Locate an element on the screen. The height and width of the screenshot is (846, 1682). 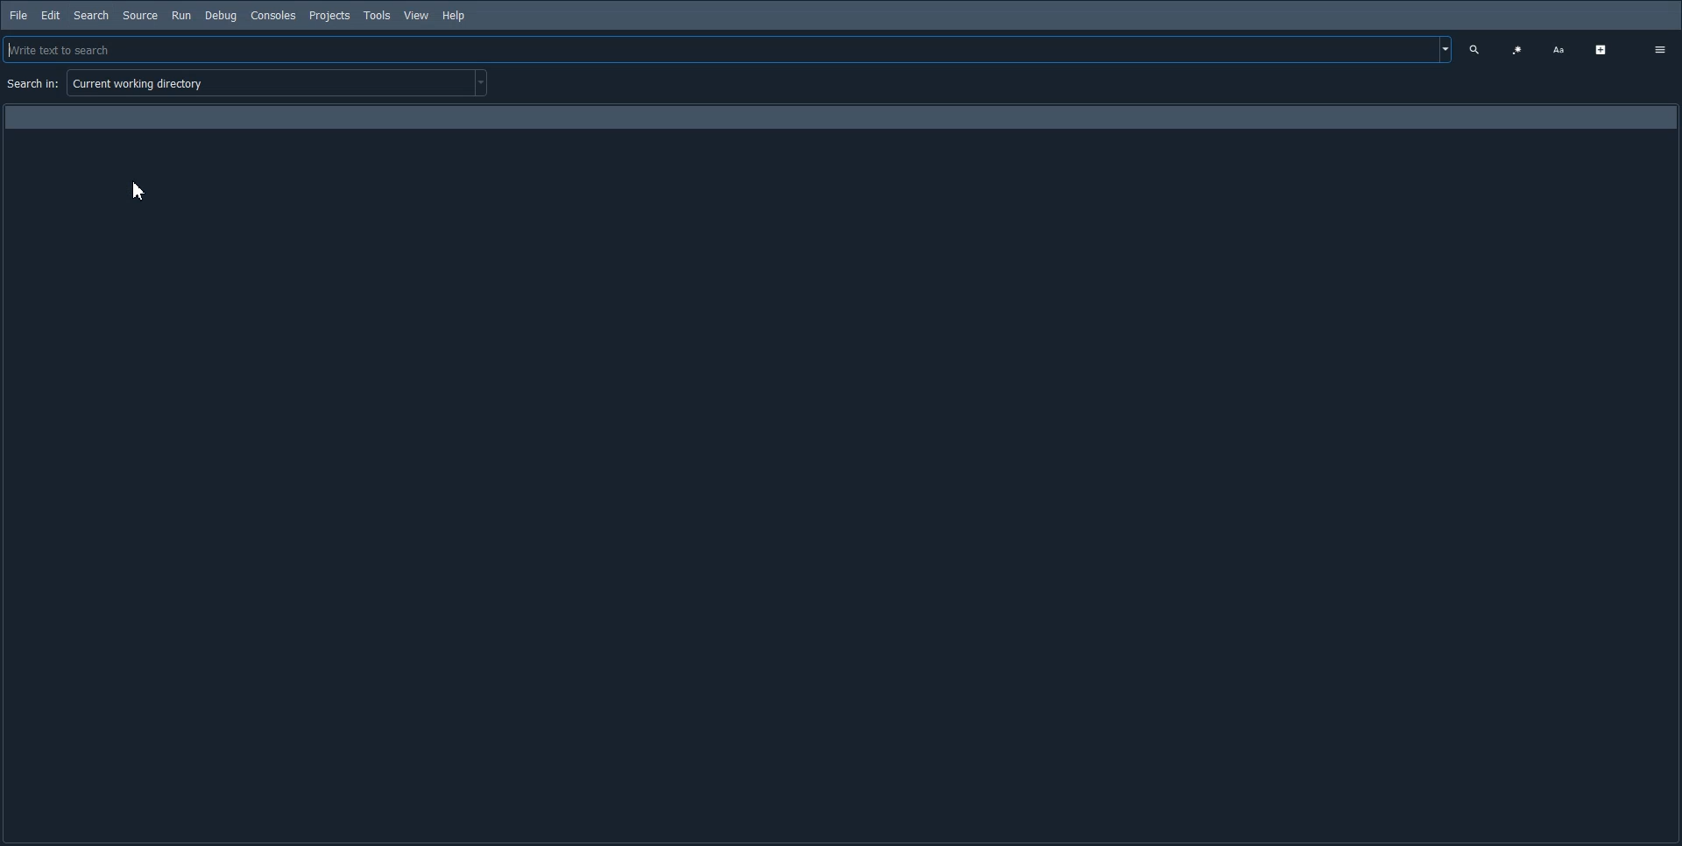
Use regular expression is located at coordinates (1516, 49).